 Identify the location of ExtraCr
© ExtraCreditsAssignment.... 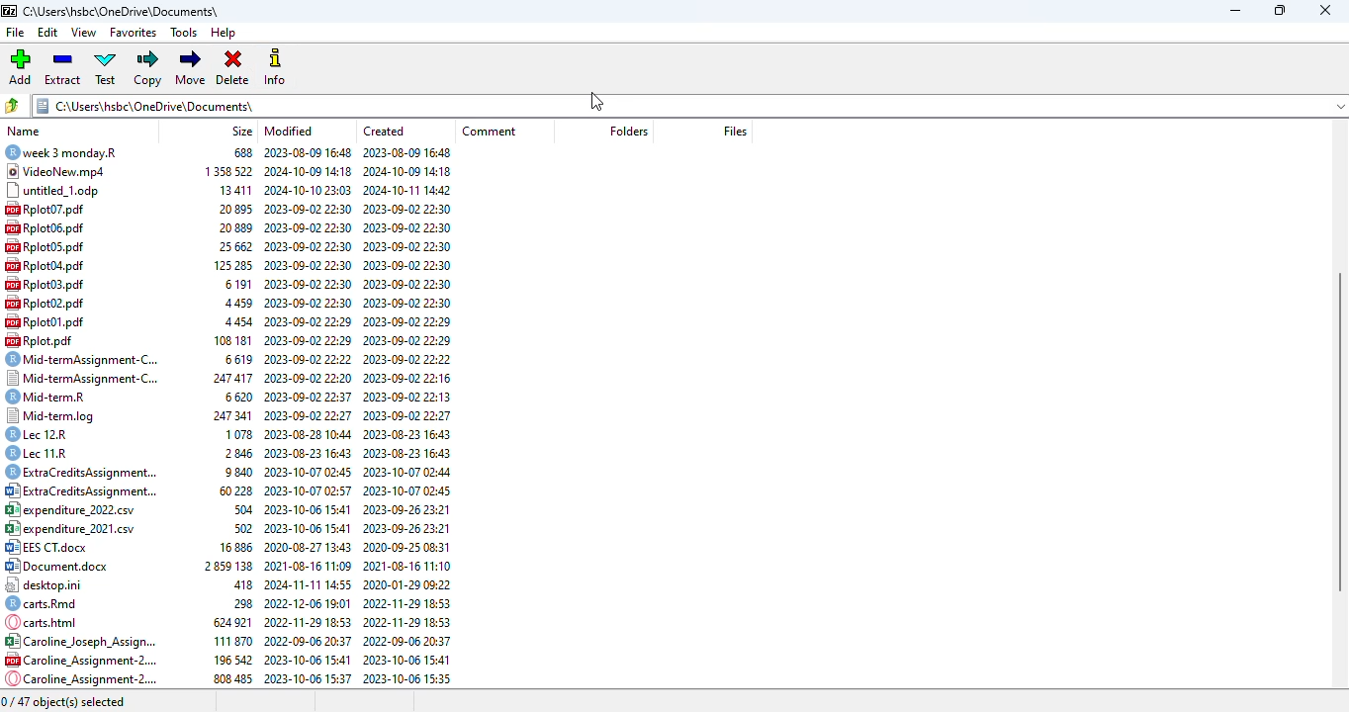
(80, 471).